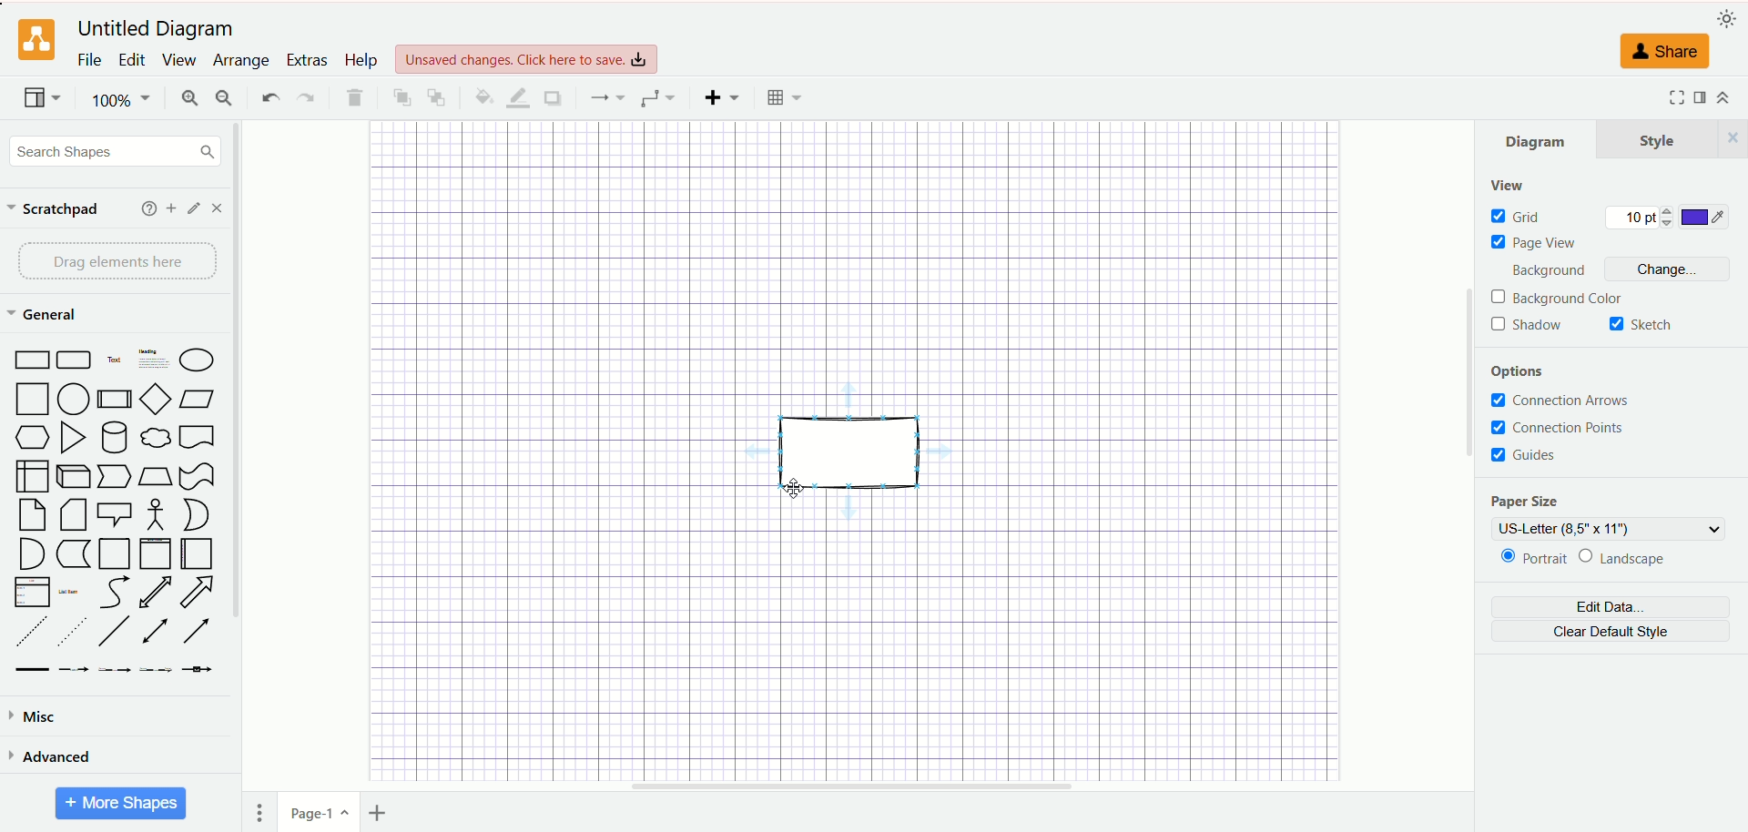 The width and height of the screenshot is (1748, 832). I want to click on arrange, so click(237, 61).